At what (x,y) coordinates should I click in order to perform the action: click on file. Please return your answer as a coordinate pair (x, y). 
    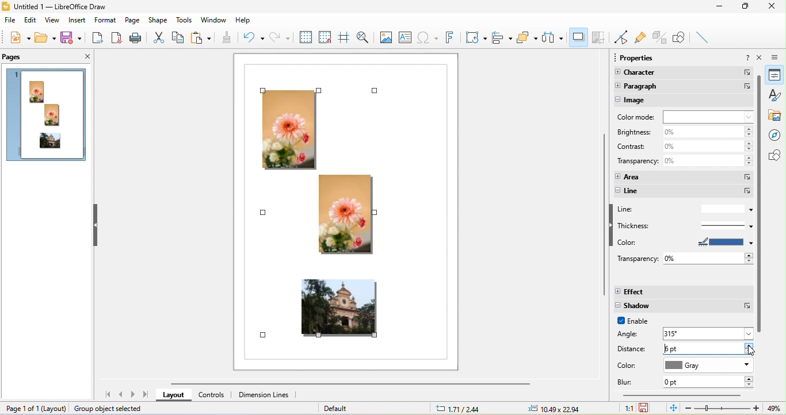
    Looking at the image, I should click on (9, 21).